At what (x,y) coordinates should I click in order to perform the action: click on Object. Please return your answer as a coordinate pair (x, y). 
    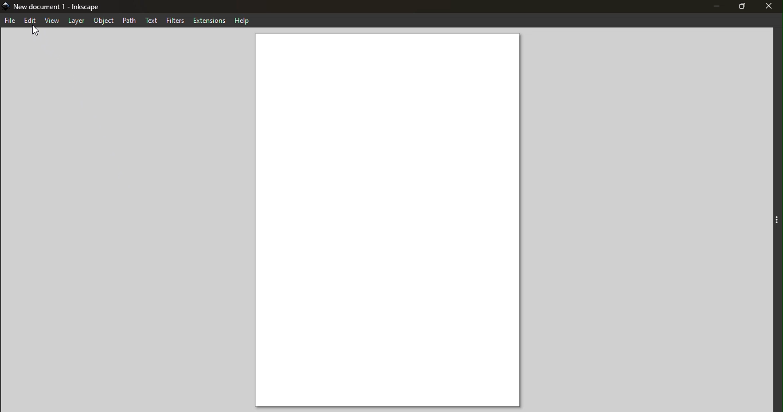
    Looking at the image, I should click on (105, 21).